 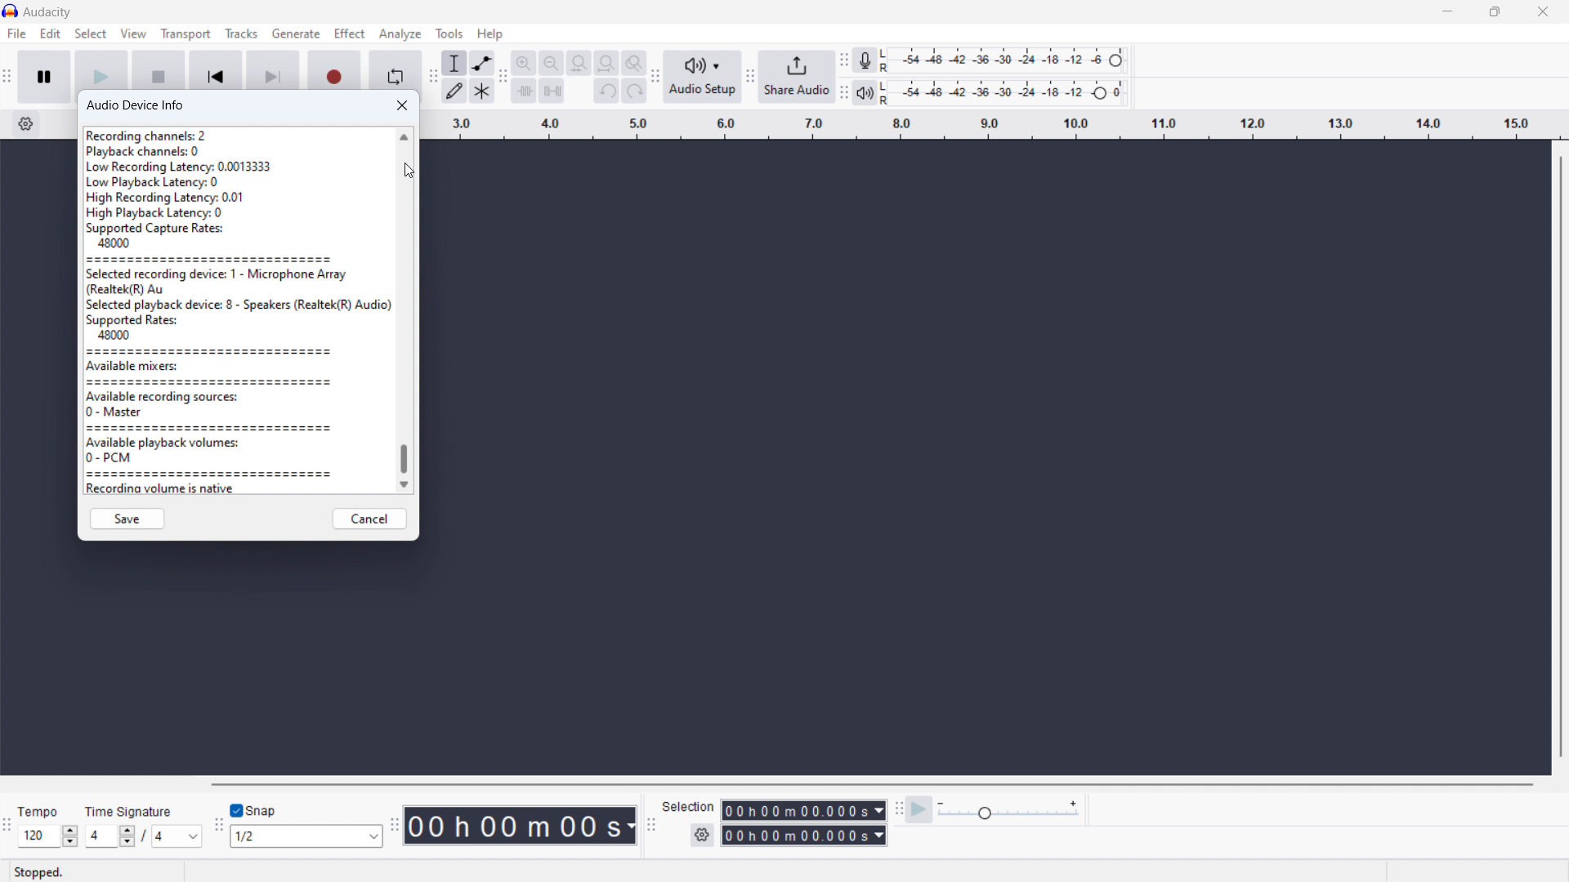 What do you see at coordinates (552, 91) in the screenshot?
I see `silence selection` at bounding box center [552, 91].